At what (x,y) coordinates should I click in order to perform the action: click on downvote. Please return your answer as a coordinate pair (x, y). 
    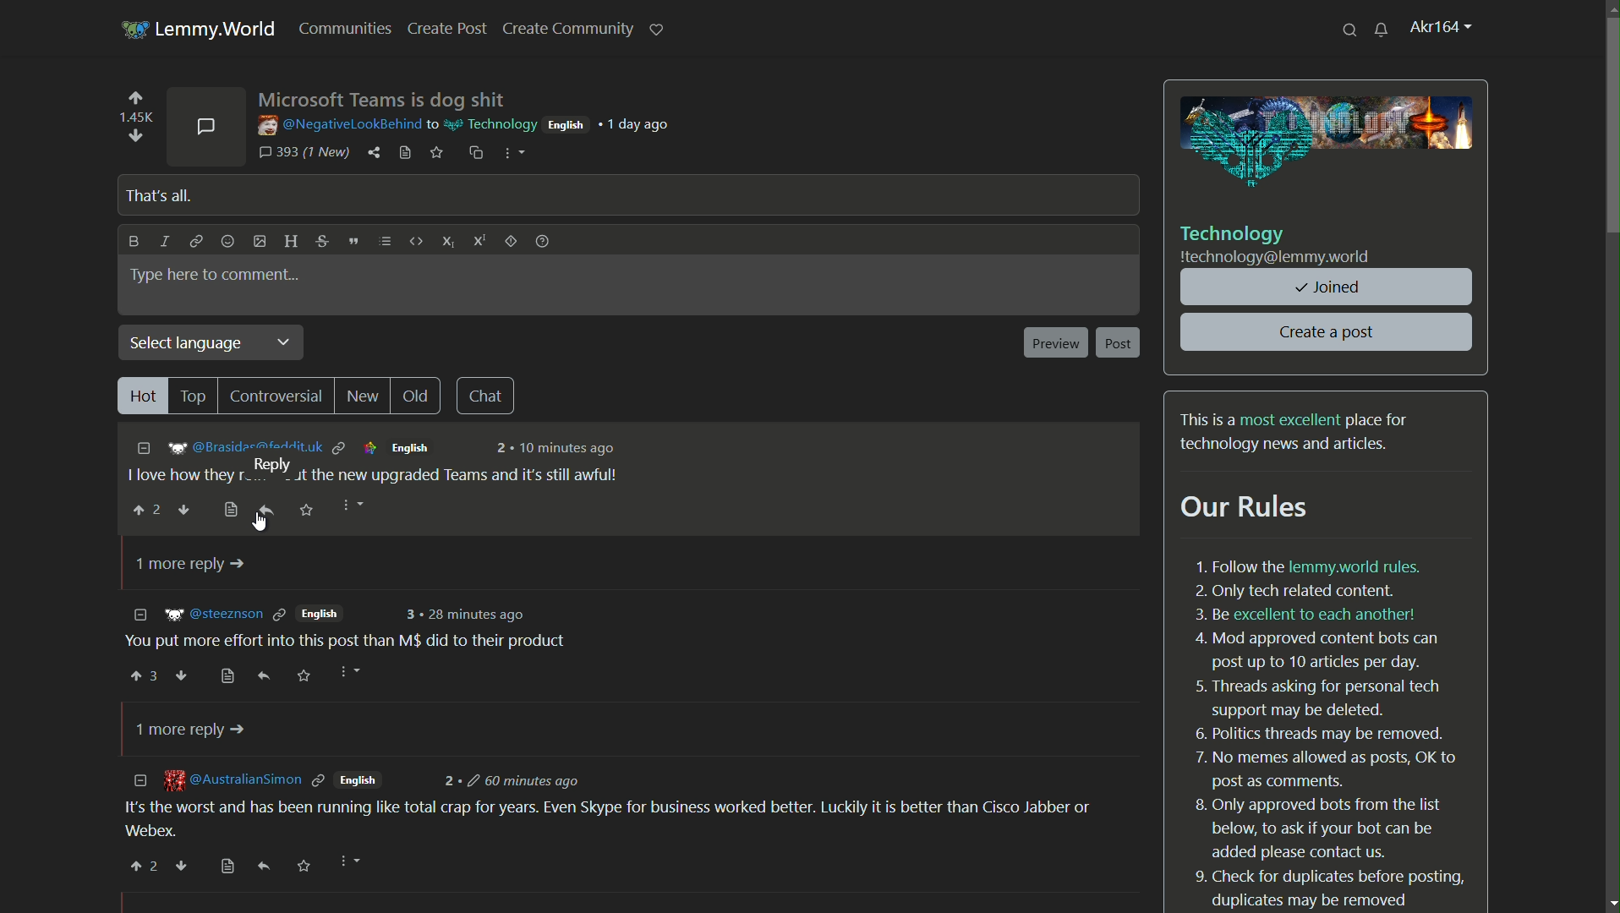
    Looking at the image, I should click on (134, 135).